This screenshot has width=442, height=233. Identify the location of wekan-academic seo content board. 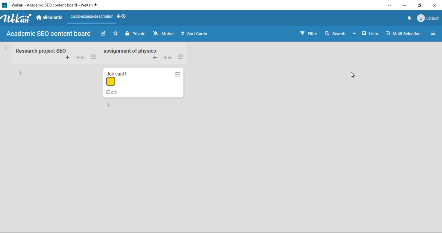
(52, 5).